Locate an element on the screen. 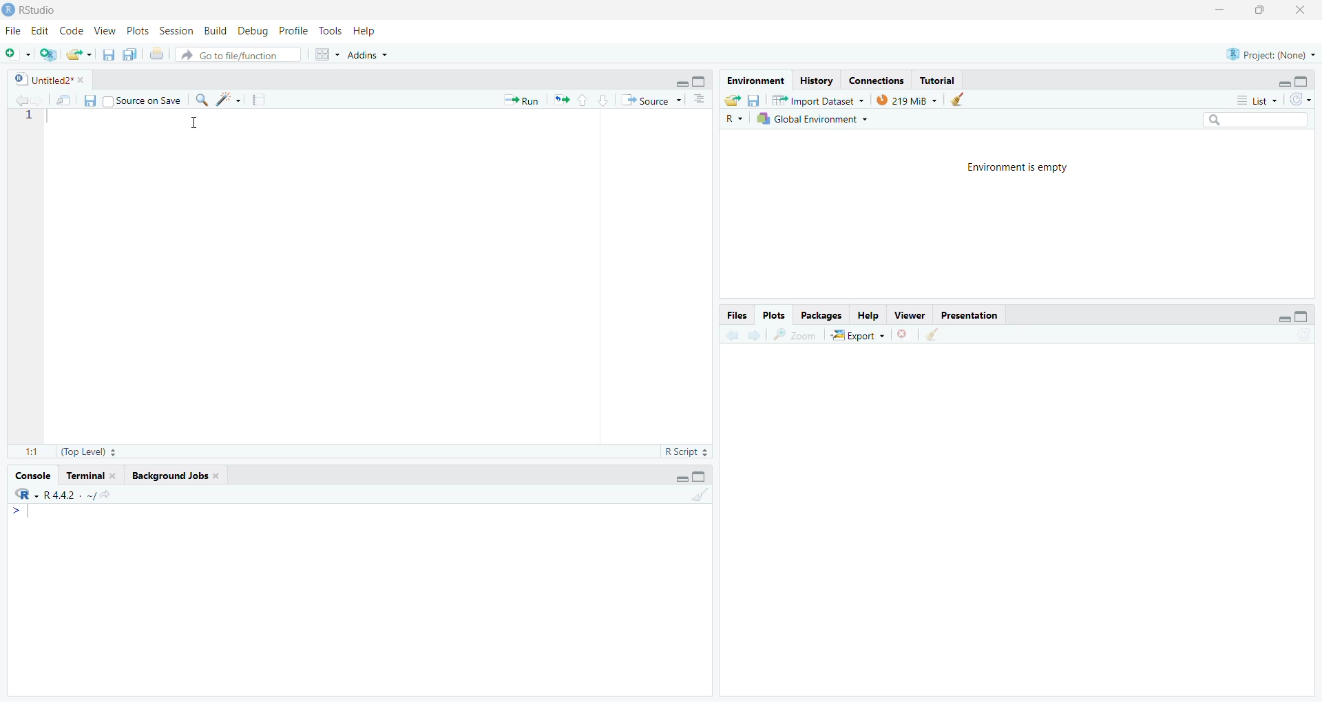 This screenshot has width=1322, height=702. Go to next section is located at coordinates (603, 100).